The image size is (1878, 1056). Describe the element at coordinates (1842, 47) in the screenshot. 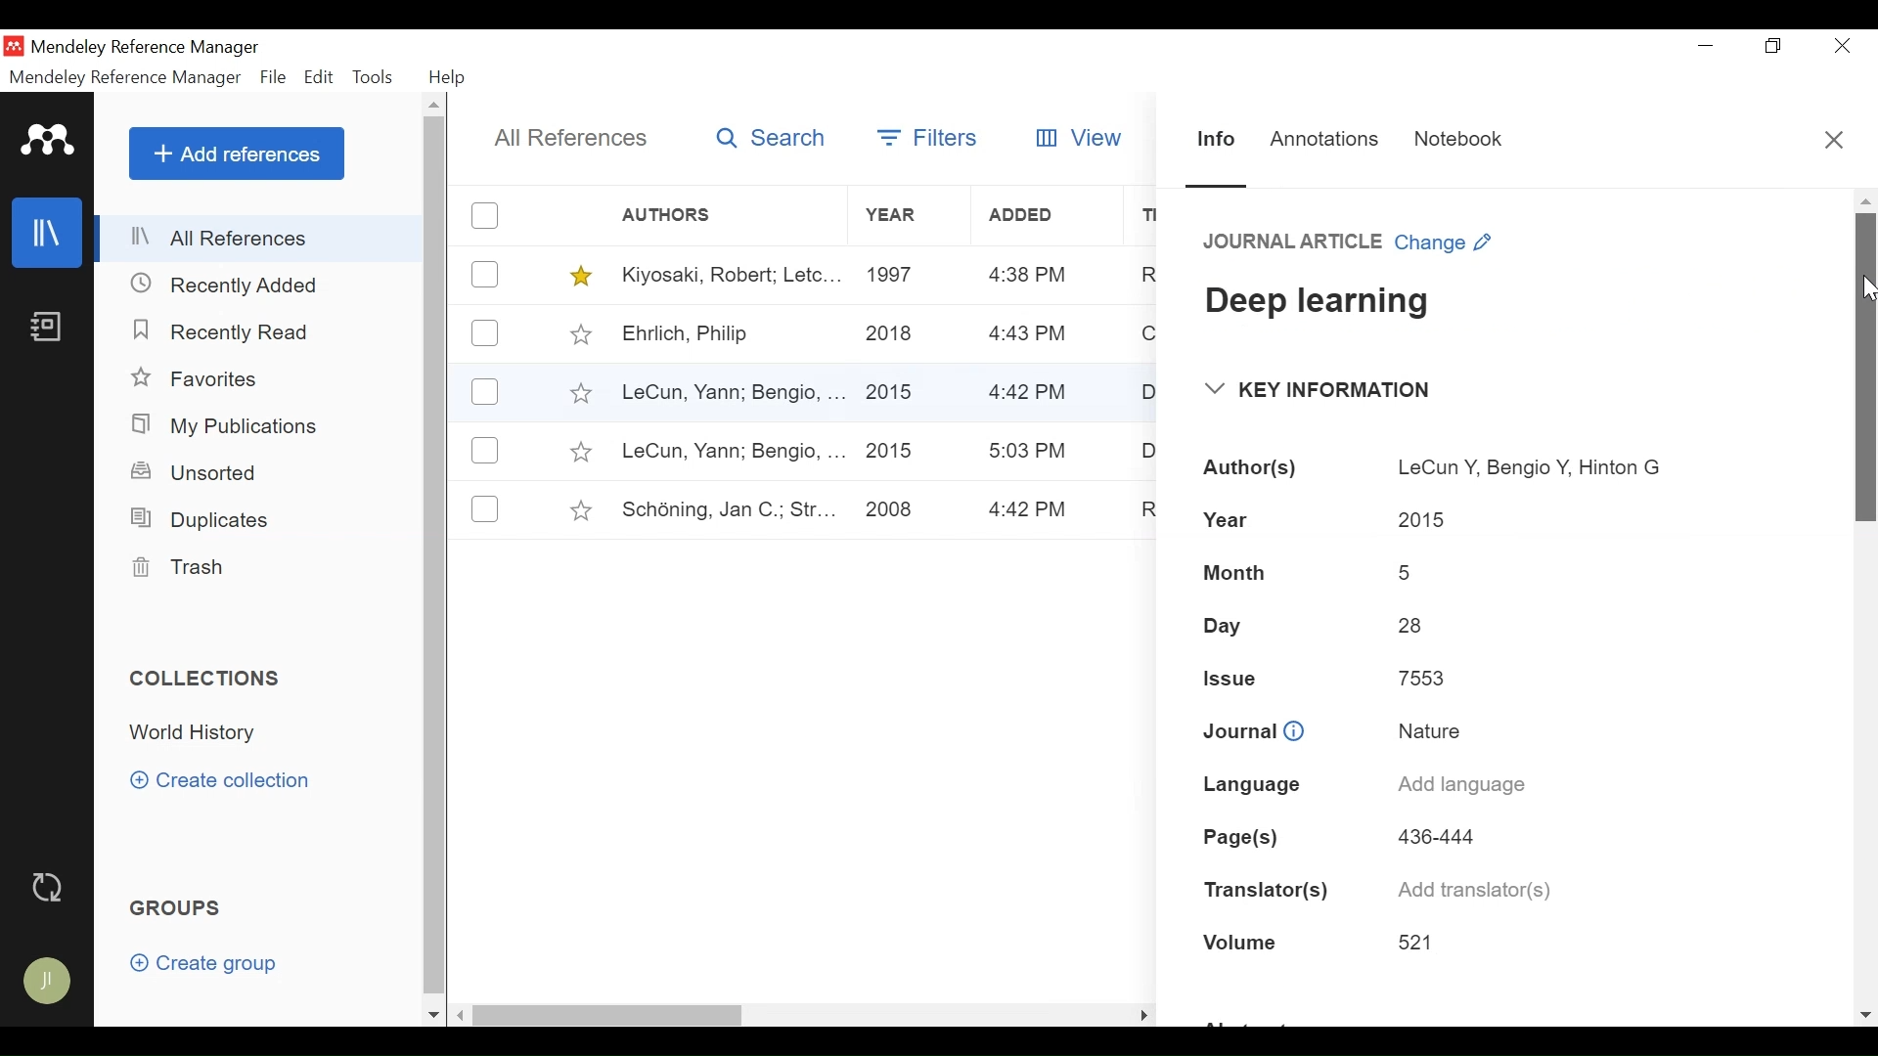

I see `Close` at that location.